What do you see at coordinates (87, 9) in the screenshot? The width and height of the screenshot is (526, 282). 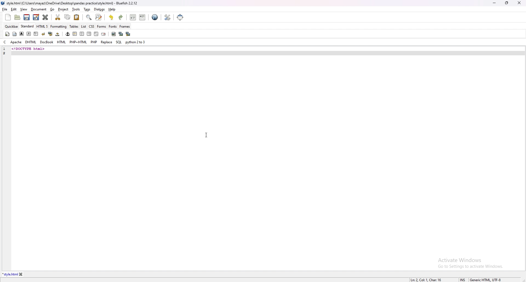 I see `tags` at bounding box center [87, 9].